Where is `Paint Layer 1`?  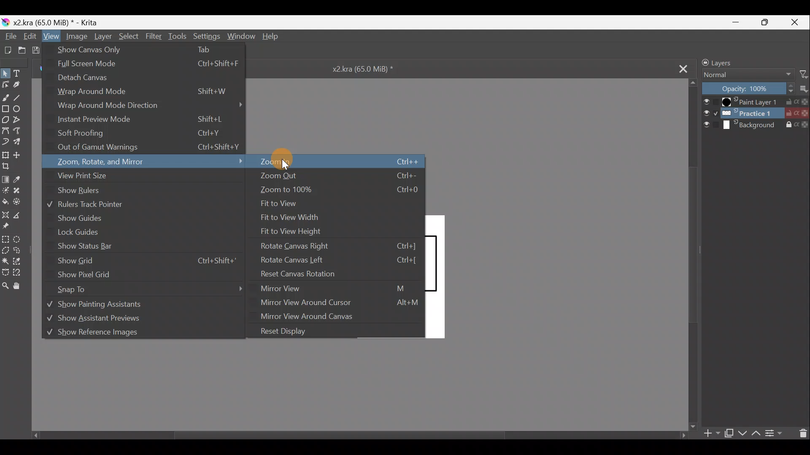 Paint Layer 1 is located at coordinates (754, 101).